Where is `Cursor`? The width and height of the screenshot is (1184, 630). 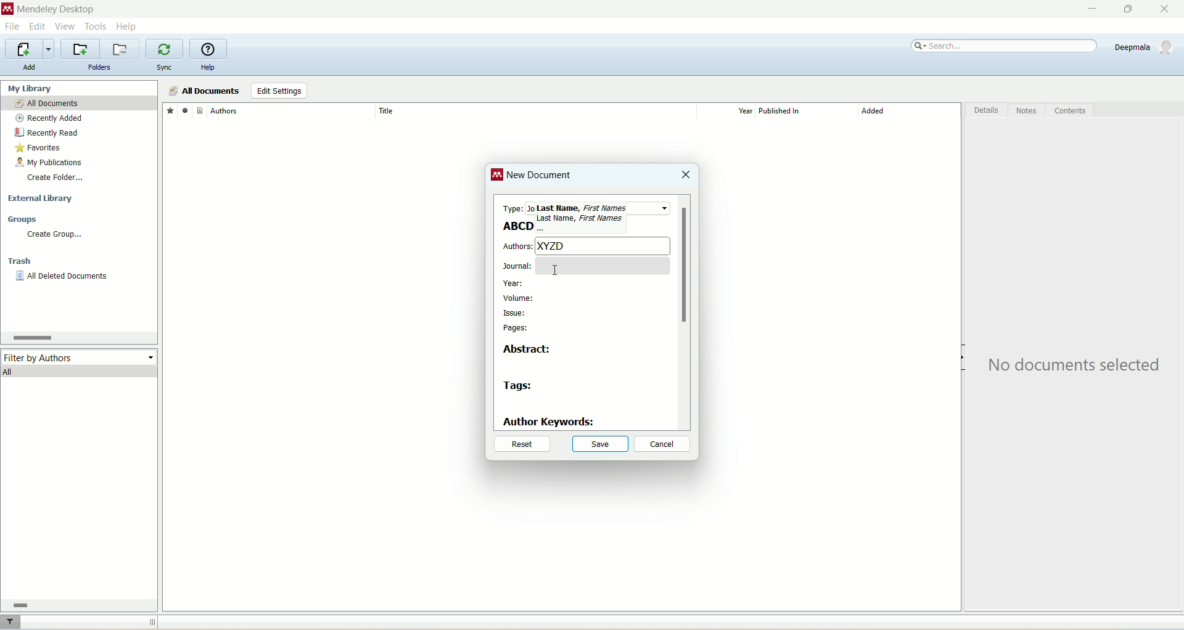
Cursor is located at coordinates (558, 271).